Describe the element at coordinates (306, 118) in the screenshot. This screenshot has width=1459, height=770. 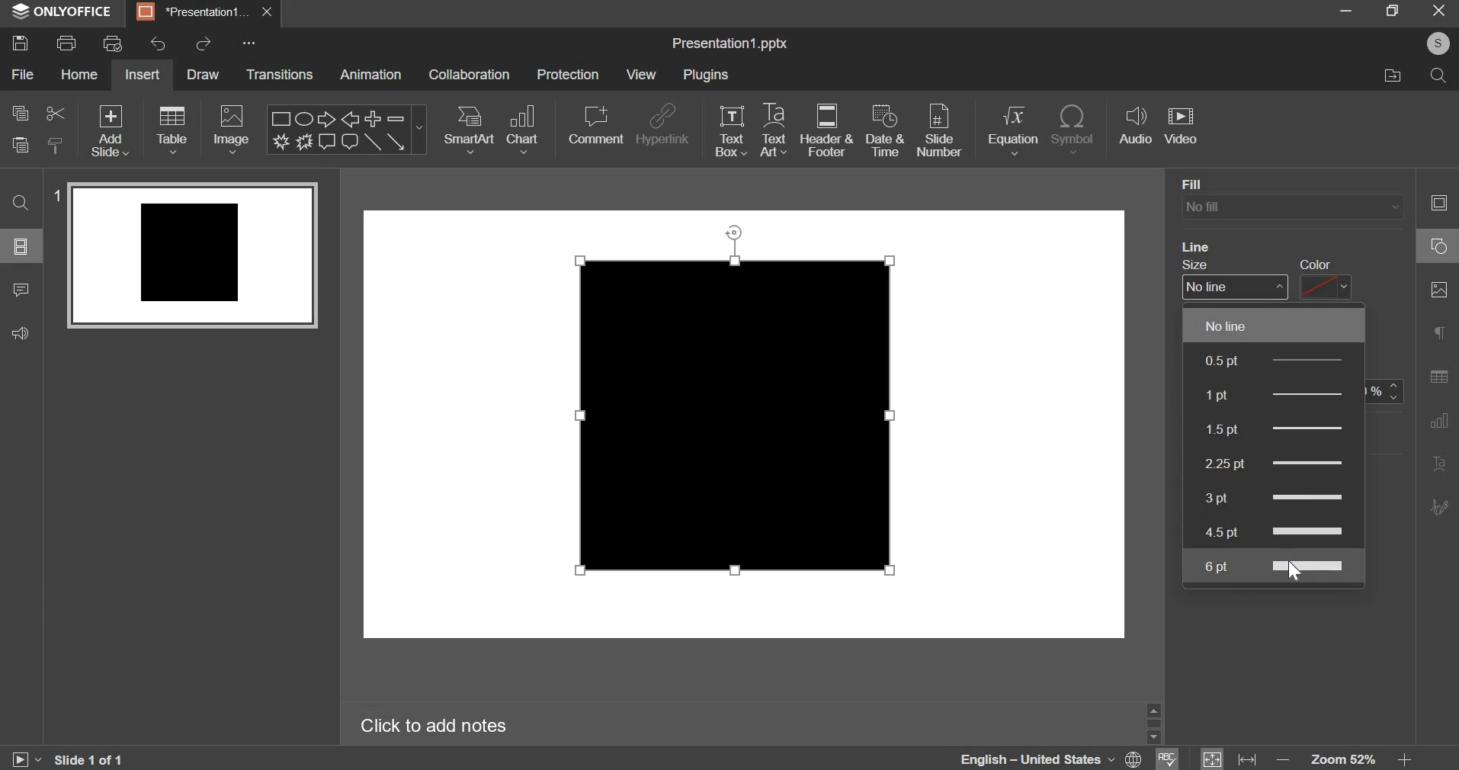
I see `Circles` at that location.